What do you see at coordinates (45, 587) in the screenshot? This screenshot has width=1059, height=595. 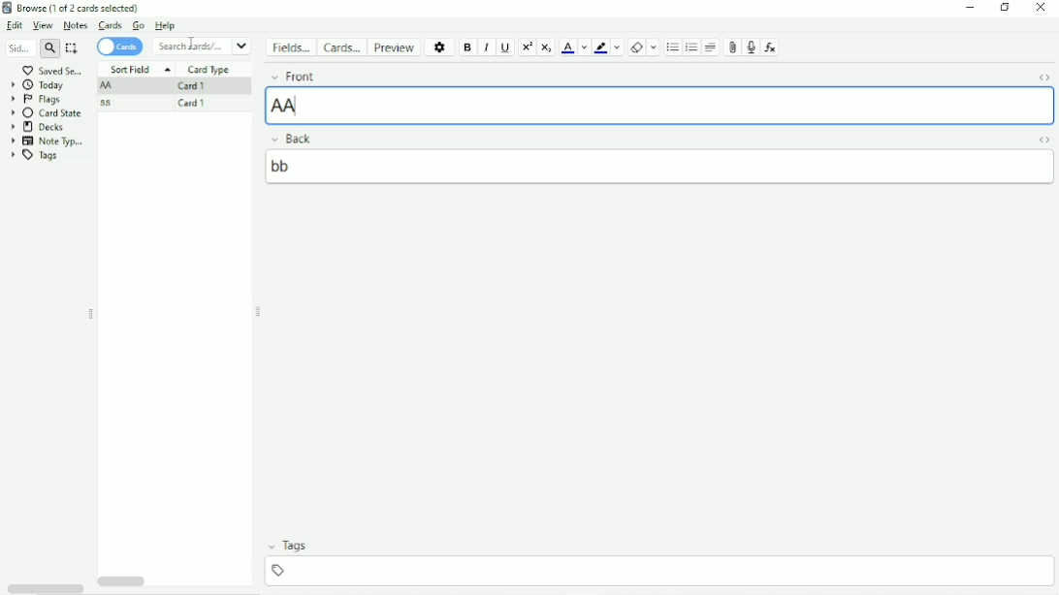 I see `Horizontal scrollbar` at bounding box center [45, 587].